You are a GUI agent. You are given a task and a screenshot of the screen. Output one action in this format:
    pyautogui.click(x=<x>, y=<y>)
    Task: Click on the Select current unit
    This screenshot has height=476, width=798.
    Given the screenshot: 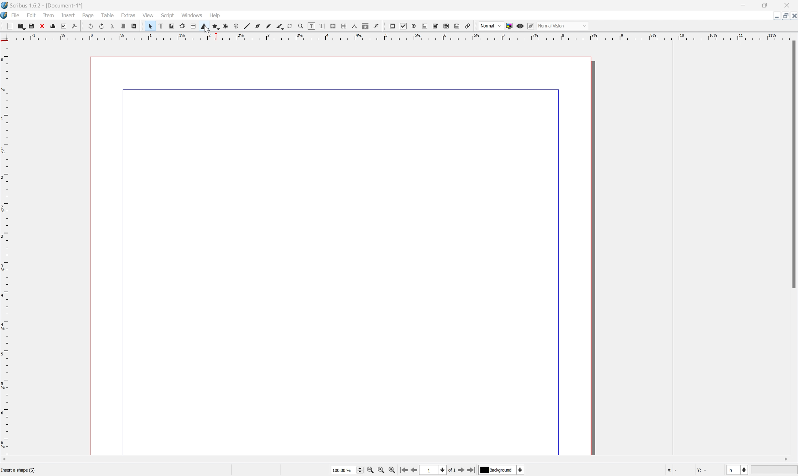 What is the action you would take?
    pyautogui.click(x=739, y=470)
    